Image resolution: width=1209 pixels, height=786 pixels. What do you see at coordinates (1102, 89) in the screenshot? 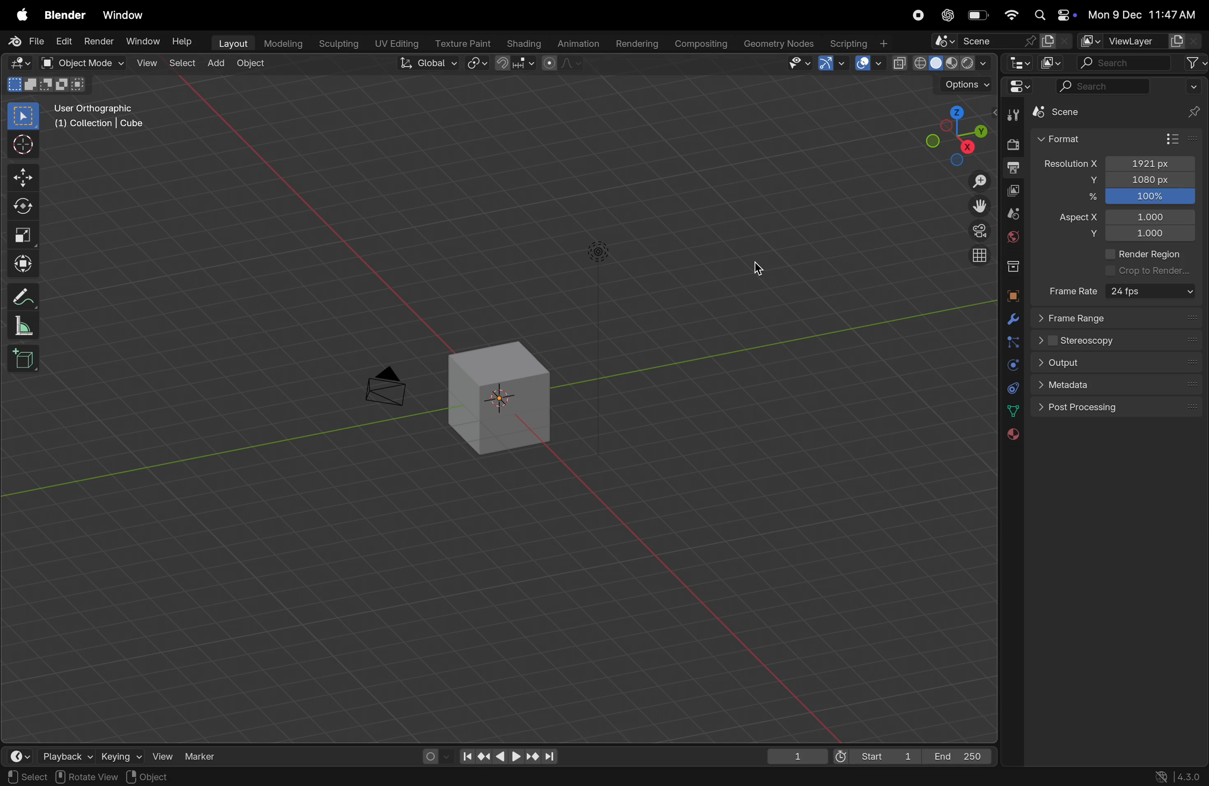
I see `search` at bounding box center [1102, 89].